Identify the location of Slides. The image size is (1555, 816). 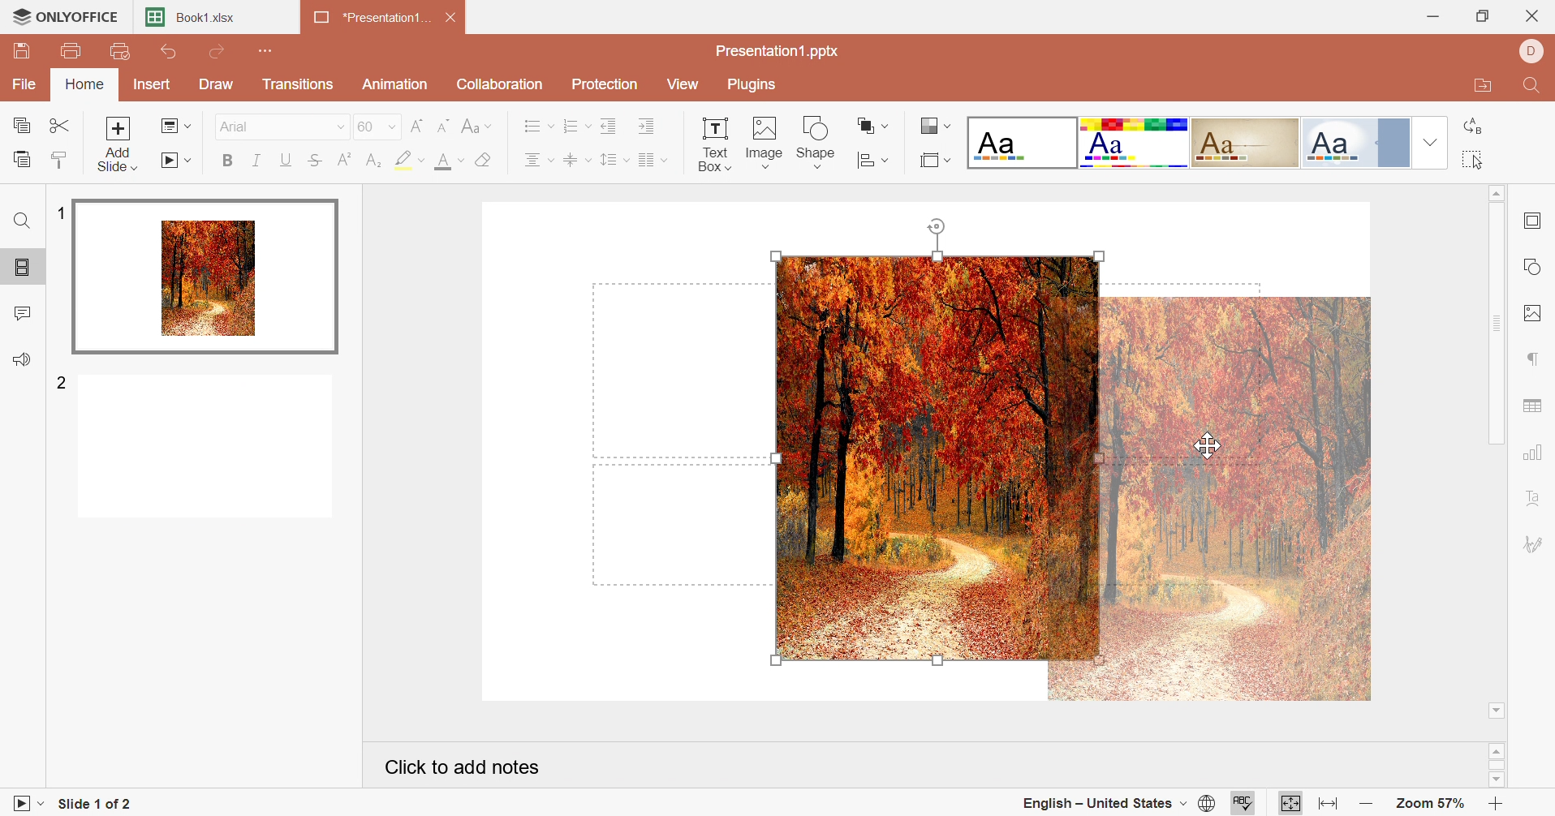
(23, 268).